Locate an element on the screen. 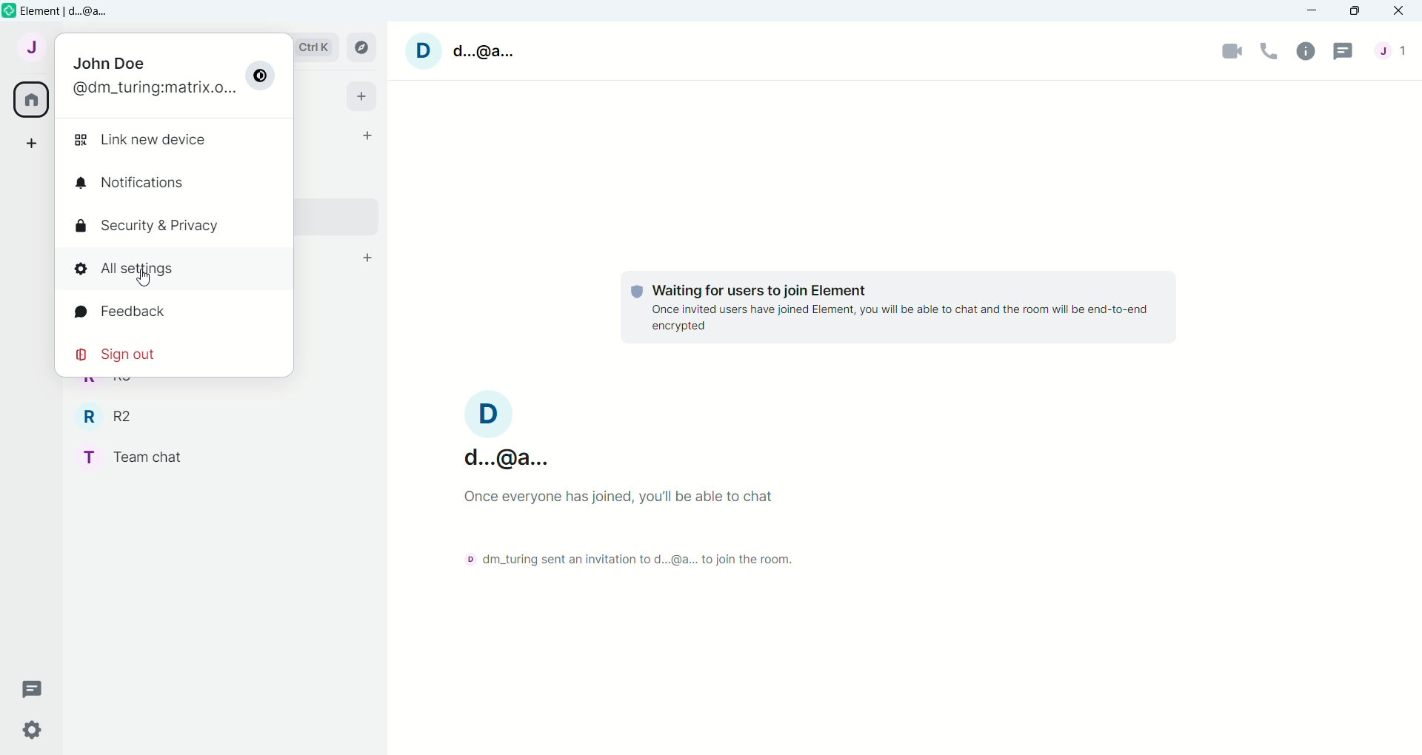  @dm..turing:matrix.org is located at coordinates (150, 87).